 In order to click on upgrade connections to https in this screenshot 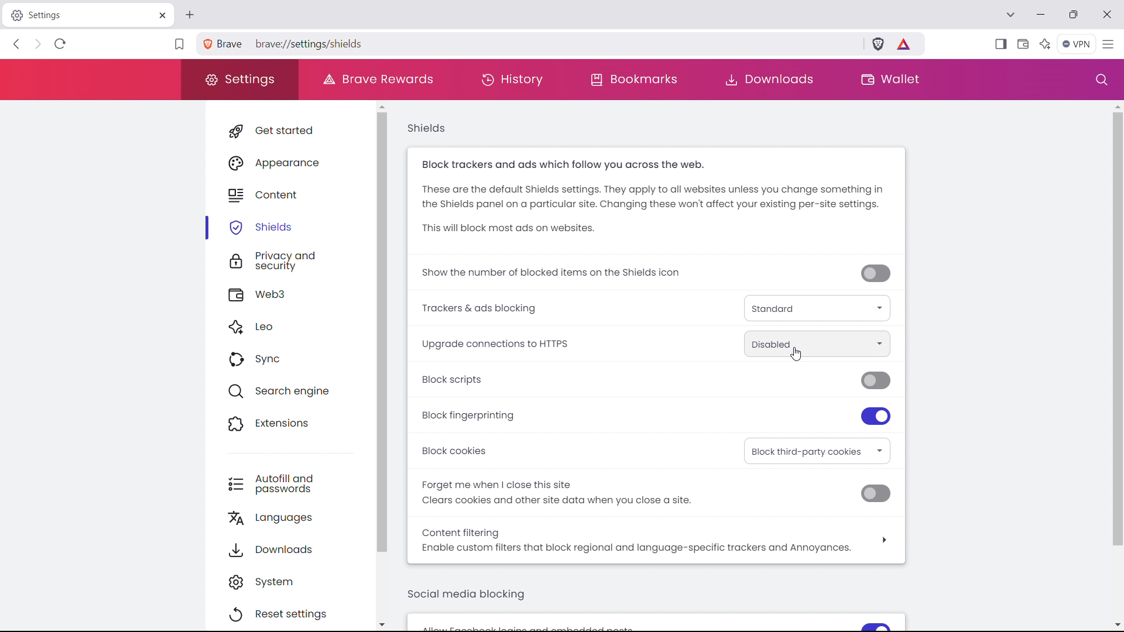, I will do `click(817, 344)`.